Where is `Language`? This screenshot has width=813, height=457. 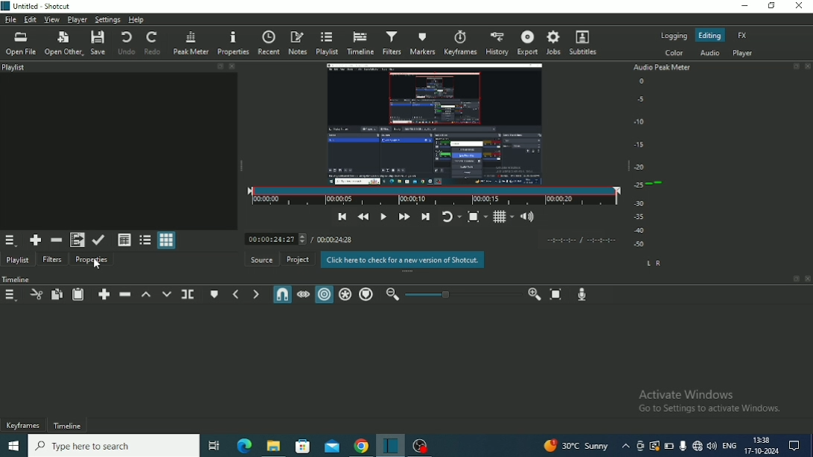
Language is located at coordinates (729, 444).